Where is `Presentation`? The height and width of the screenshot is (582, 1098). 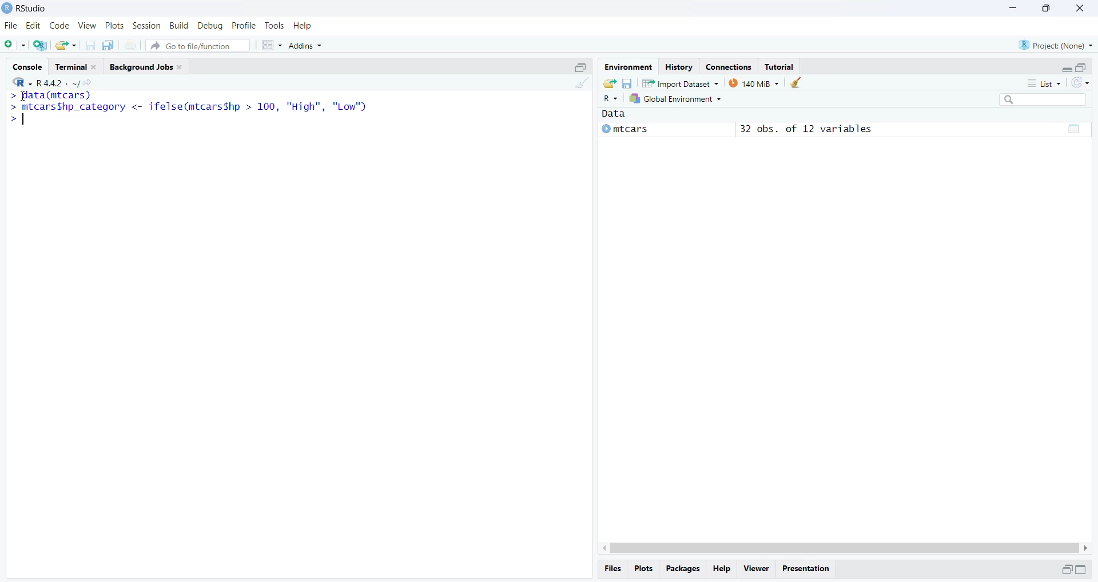
Presentation is located at coordinates (809, 568).